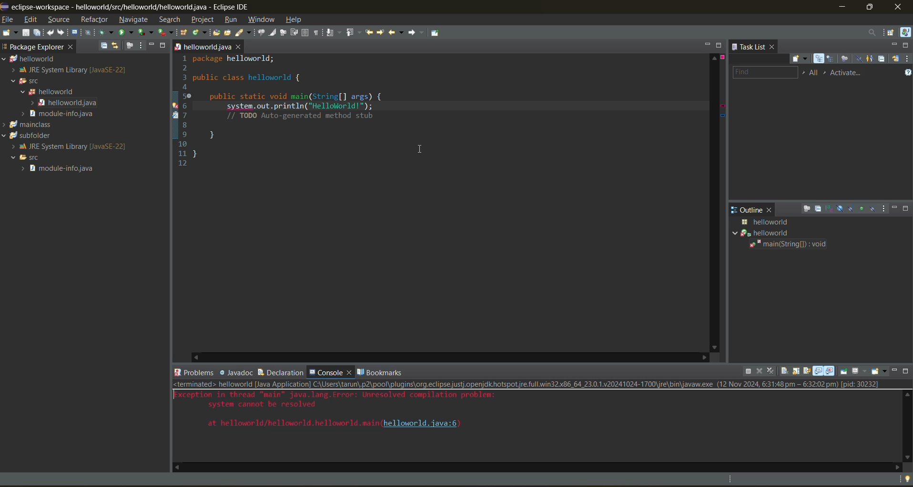  I want to click on hide completed tasks, so click(858, 58).